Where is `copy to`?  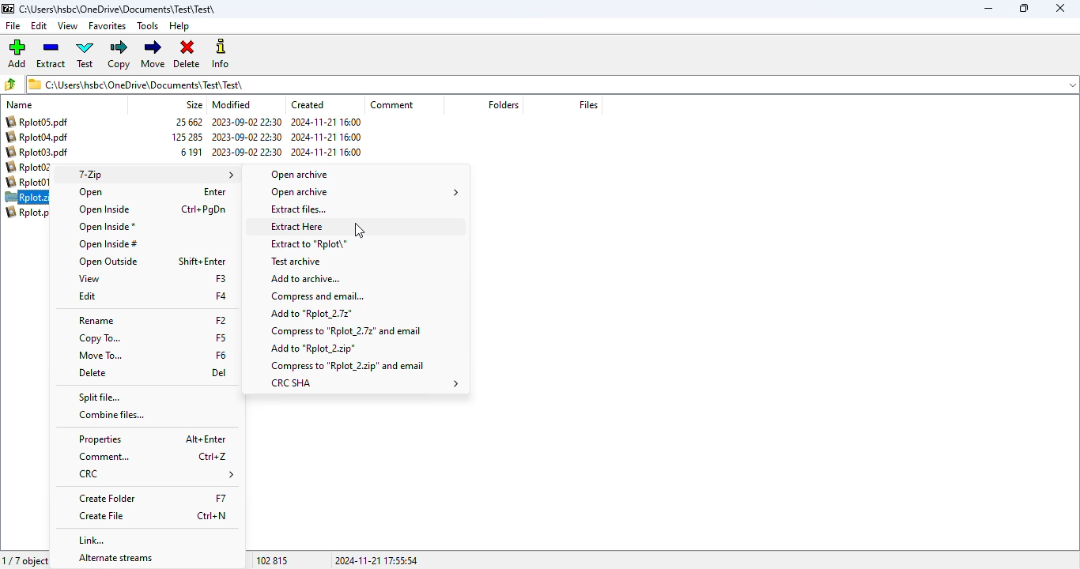
copy to is located at coordinates (99, 338).